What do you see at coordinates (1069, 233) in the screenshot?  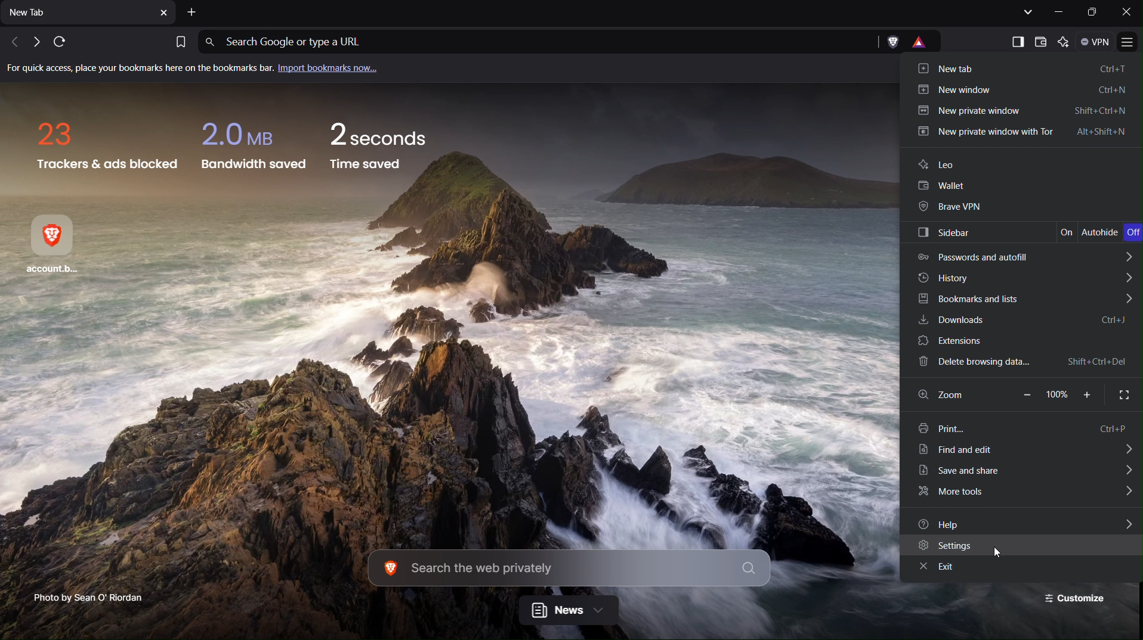 I see `On` at bounding box center [1069, 233].